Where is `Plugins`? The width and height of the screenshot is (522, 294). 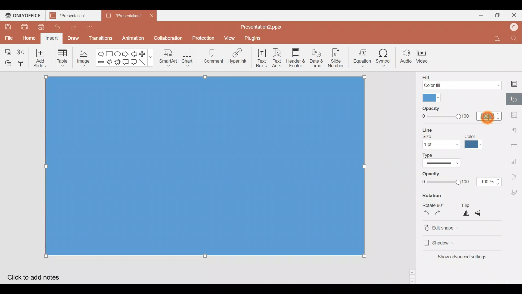
Plugins is located at coordinates (254, 38).